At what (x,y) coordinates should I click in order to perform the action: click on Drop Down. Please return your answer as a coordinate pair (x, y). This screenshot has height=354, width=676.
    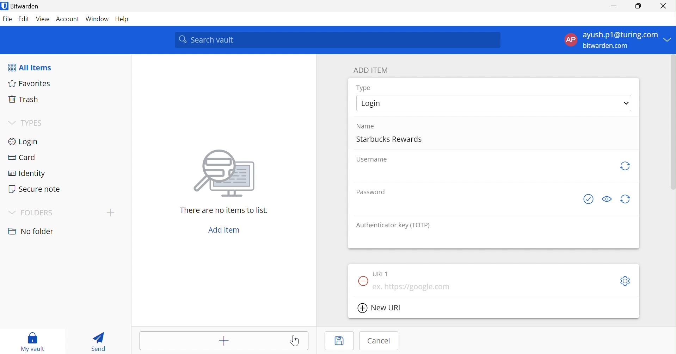
    Looking at the image, I should click on (12, 123).